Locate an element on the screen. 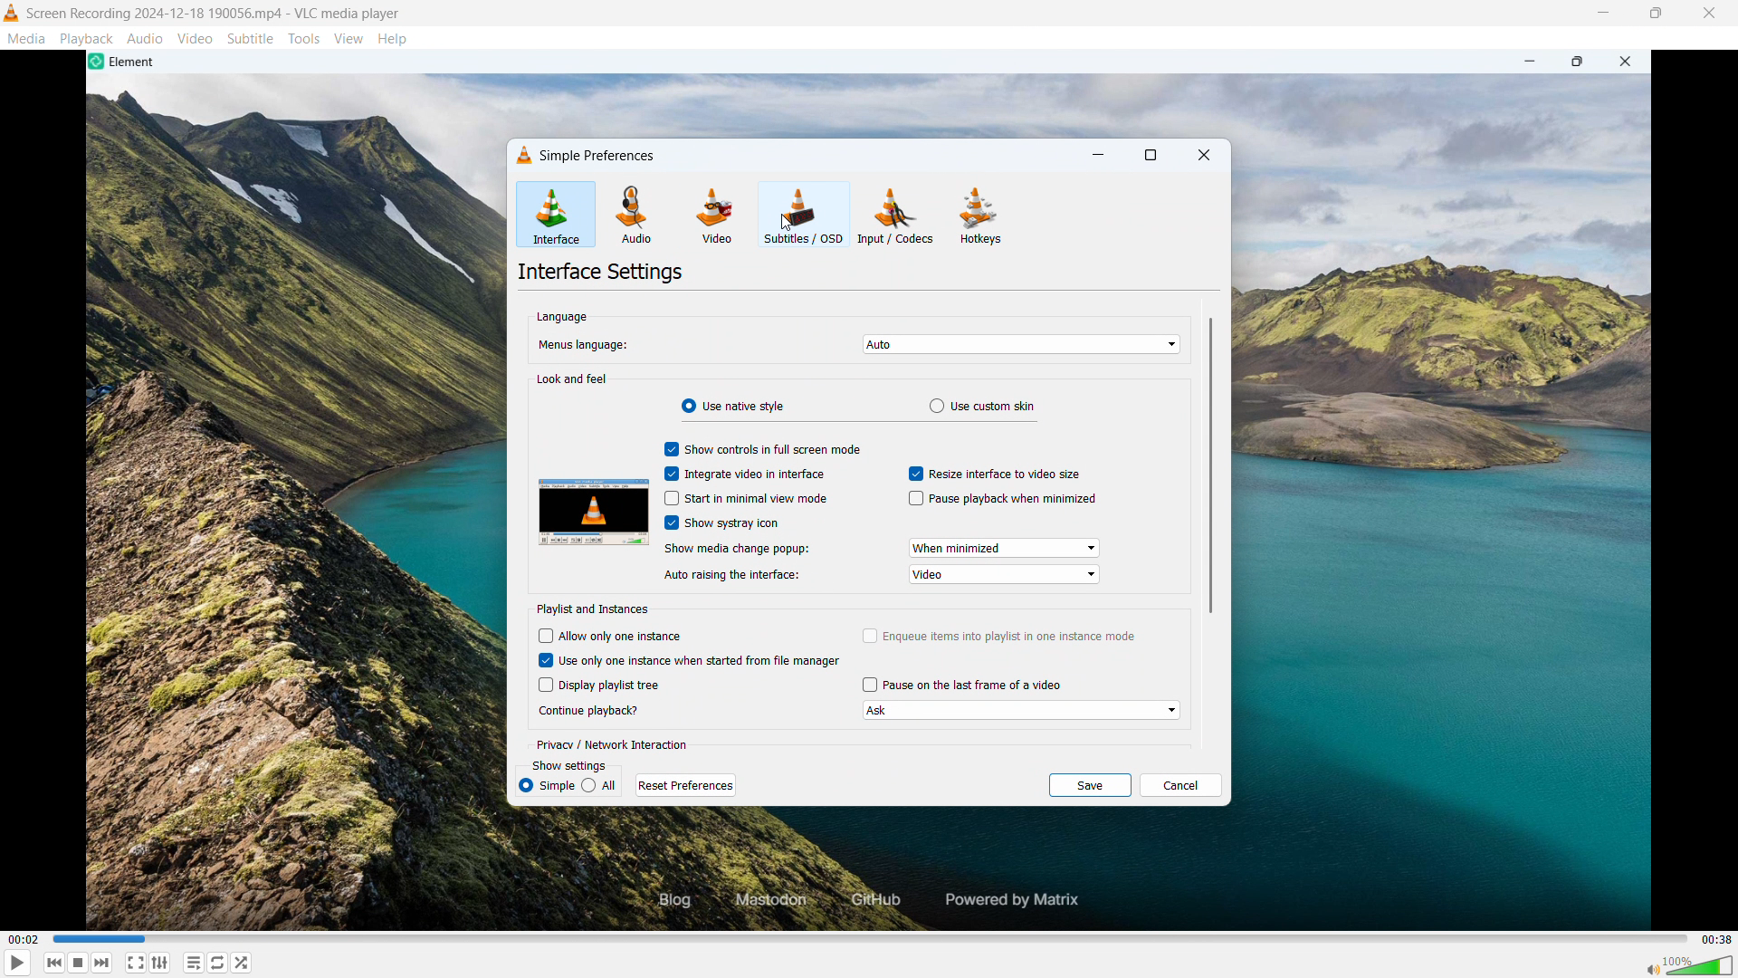 Image resolution: width=1738 pixels, height=978 pixels. View  is located at coordinates (349, 38).